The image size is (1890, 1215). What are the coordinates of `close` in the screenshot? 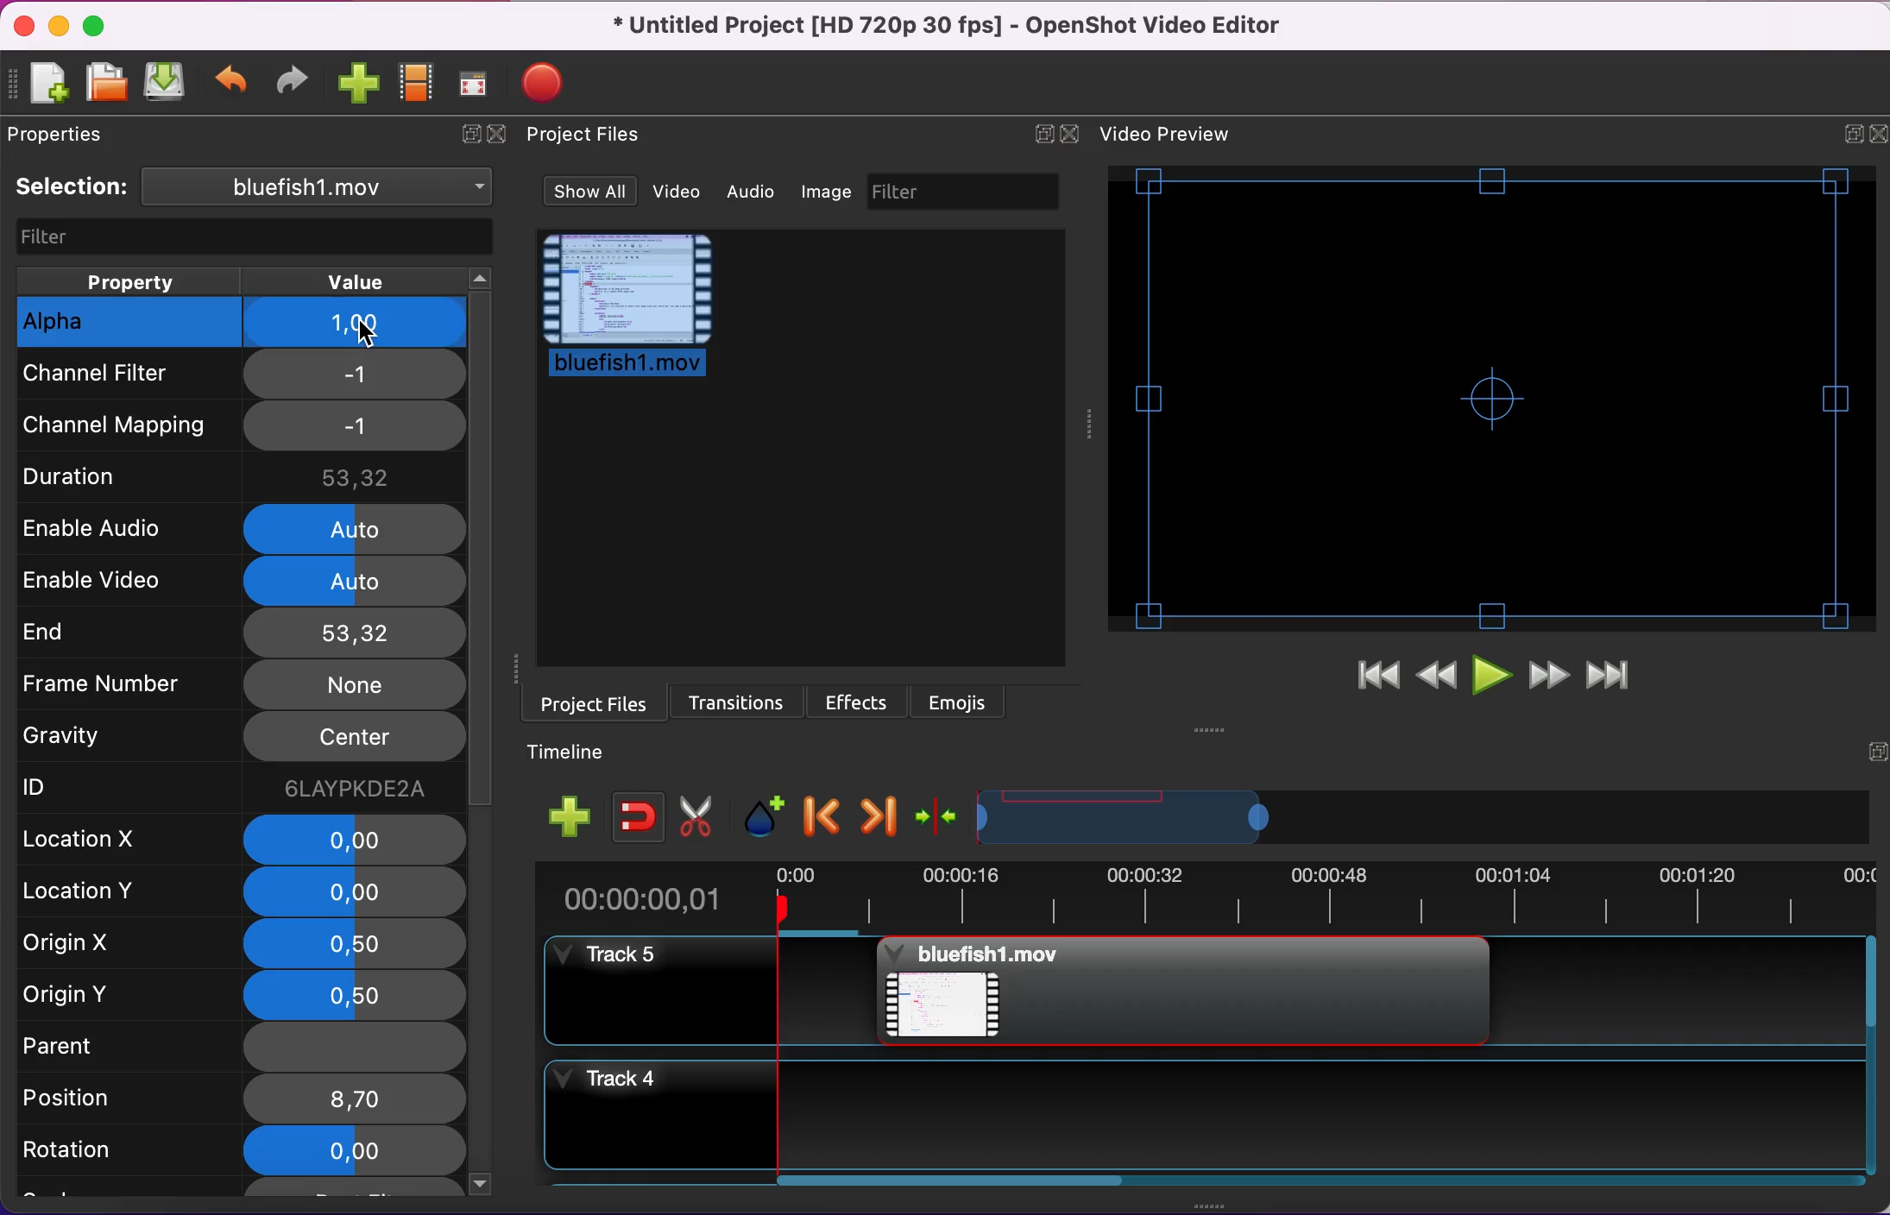 It's located at (1878, 135).